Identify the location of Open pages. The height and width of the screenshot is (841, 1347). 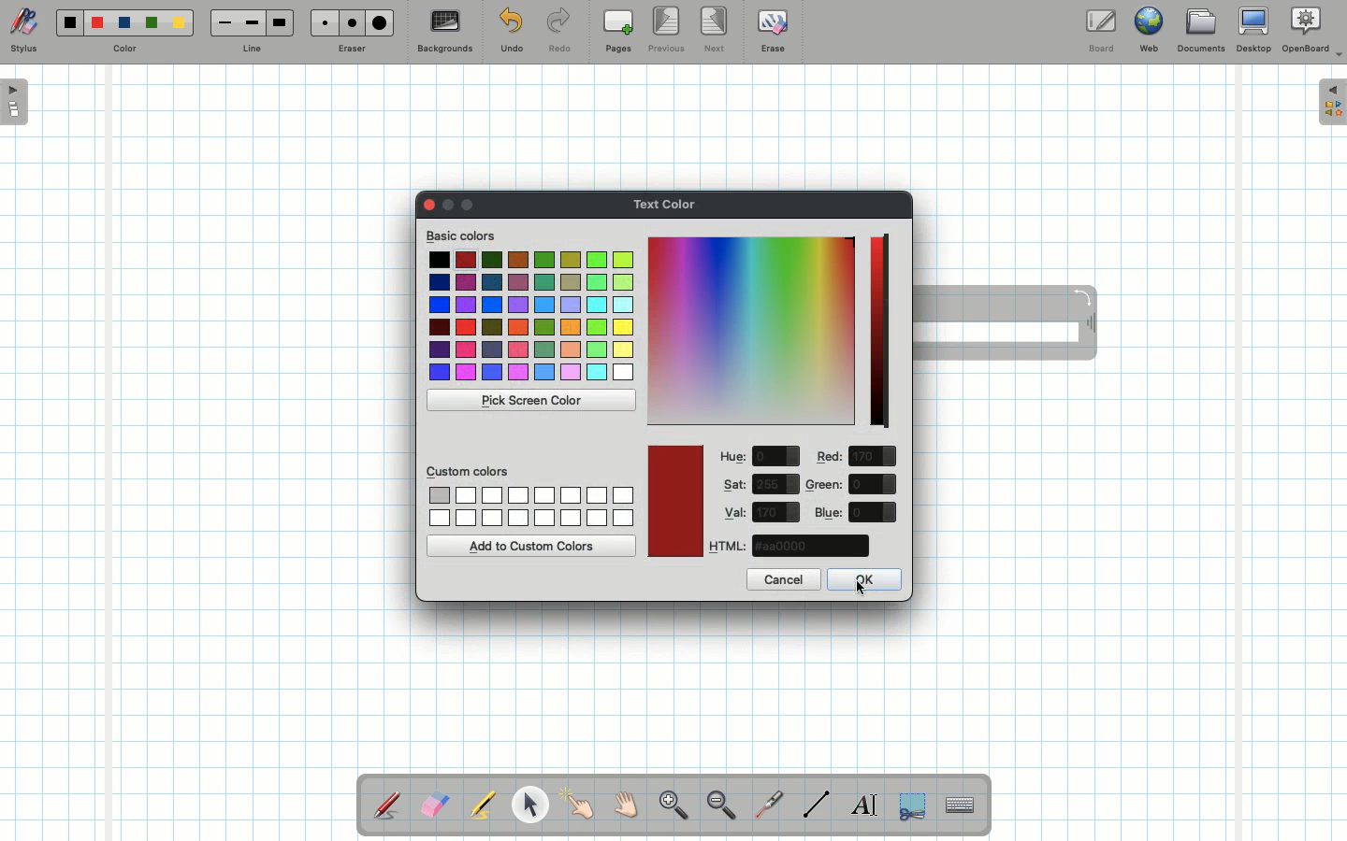
(16, 101).